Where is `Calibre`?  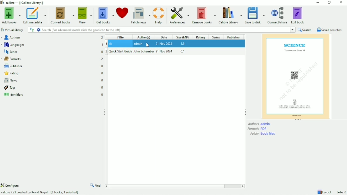 Calibre is located at coordinates (230, 16).